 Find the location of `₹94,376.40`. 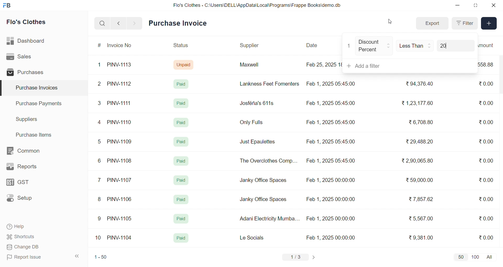

₹94,376.40 is located at coordinates (418, 84).